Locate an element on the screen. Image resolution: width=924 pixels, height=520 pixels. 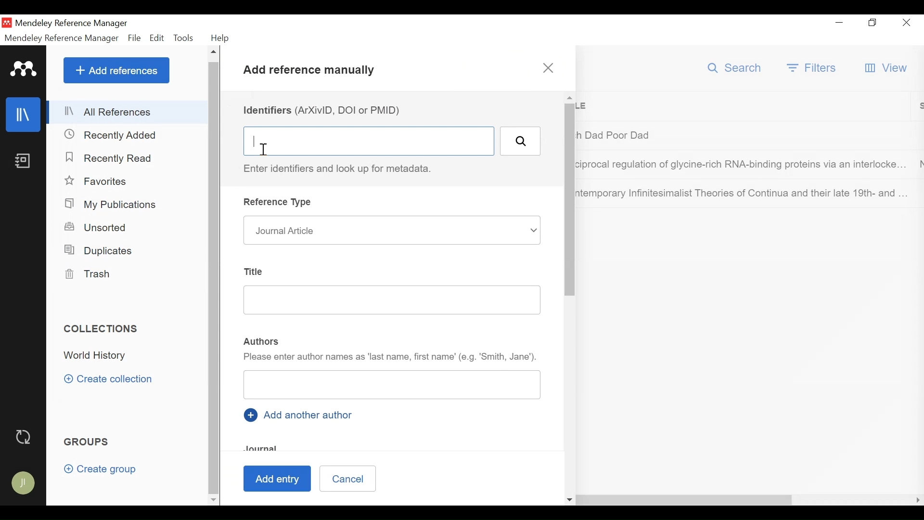
View is located at coordinates (887, 68).